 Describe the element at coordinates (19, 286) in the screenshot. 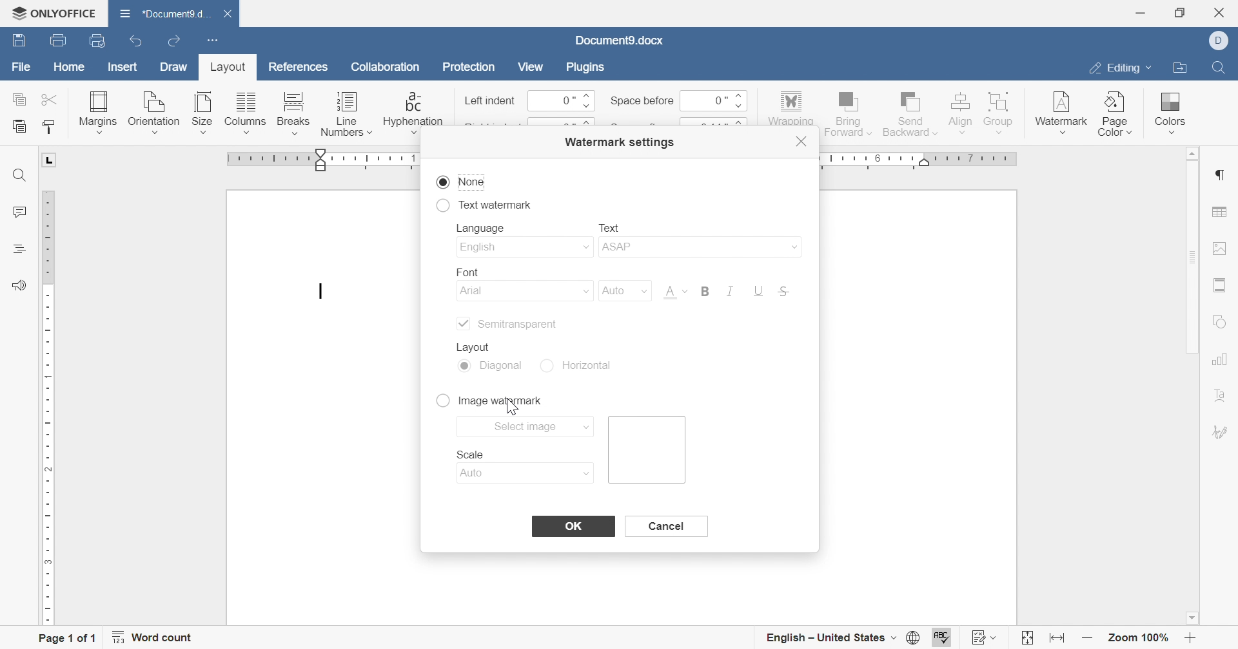

I see `feedback and support` at that location.